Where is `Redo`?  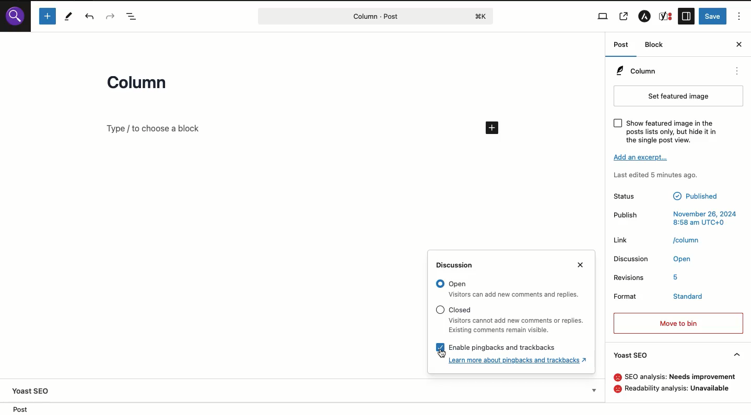 Redo is located at coordinates (111, 16).